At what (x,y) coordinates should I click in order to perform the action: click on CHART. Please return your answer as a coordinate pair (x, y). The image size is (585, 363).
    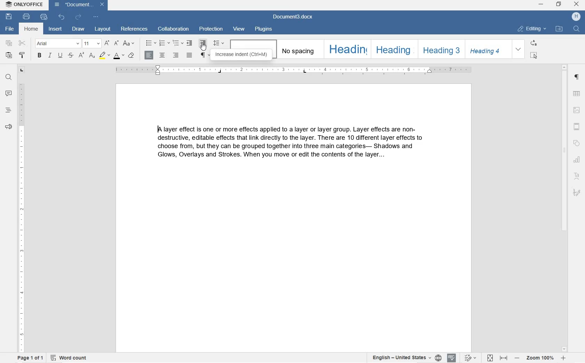
    Looking at the image, I should click on (578, 159).